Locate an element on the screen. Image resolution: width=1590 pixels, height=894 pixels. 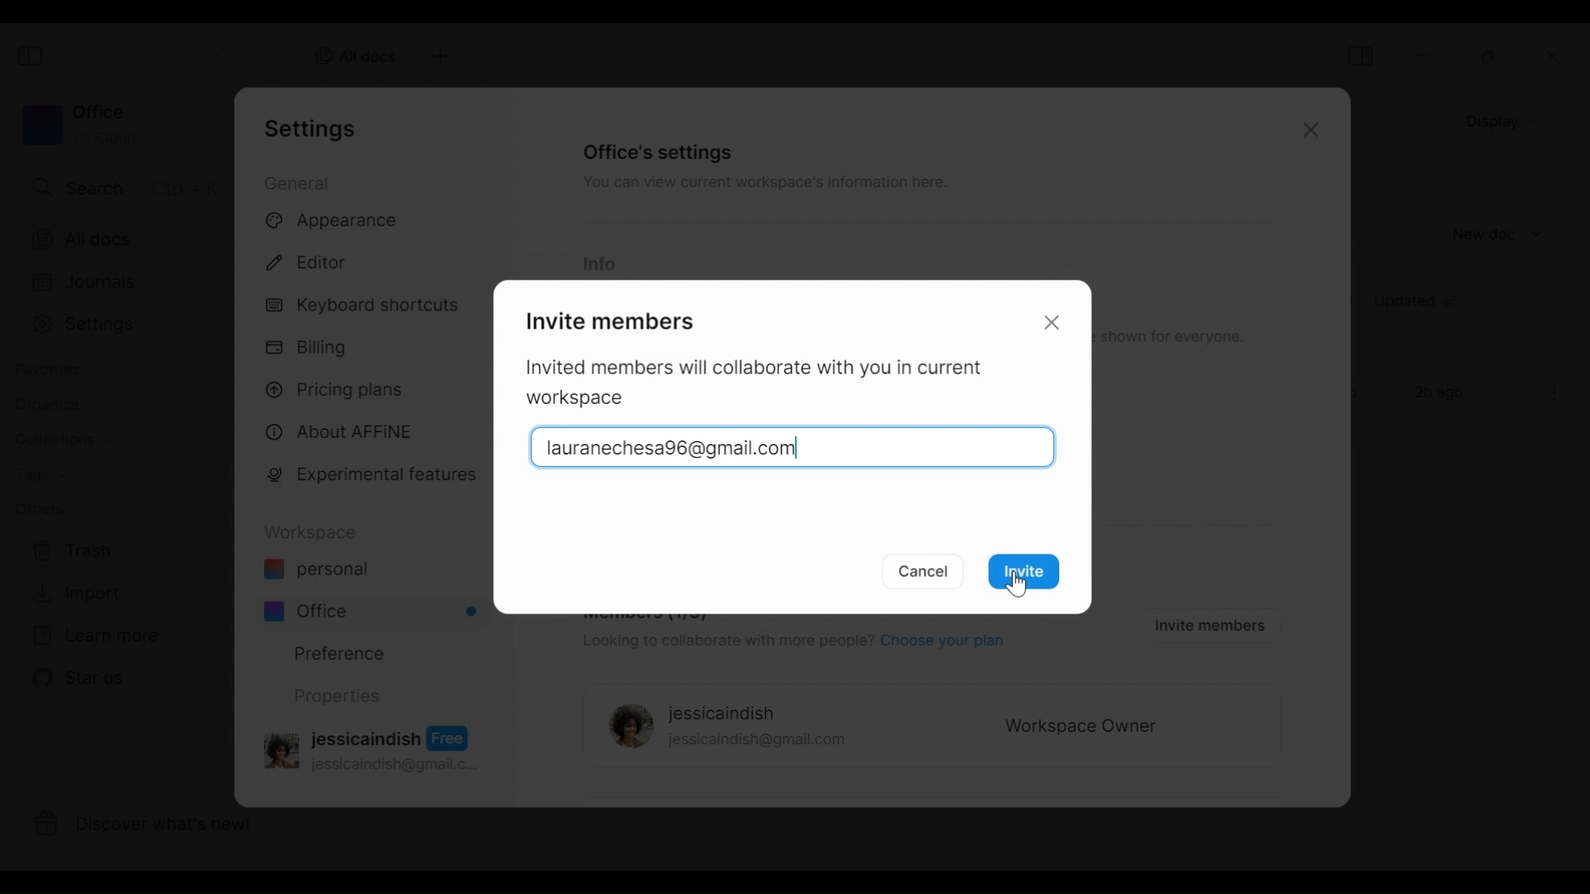
Invite members is located at coordinates (1206, 624).